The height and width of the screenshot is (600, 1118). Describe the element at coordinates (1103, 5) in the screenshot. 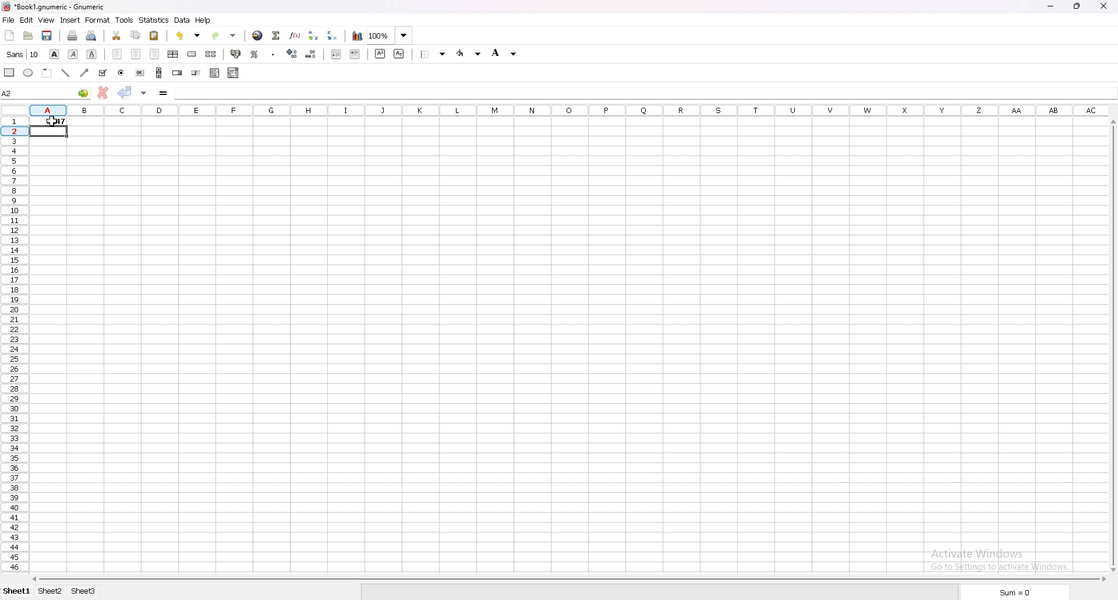

I see `close` at that location.